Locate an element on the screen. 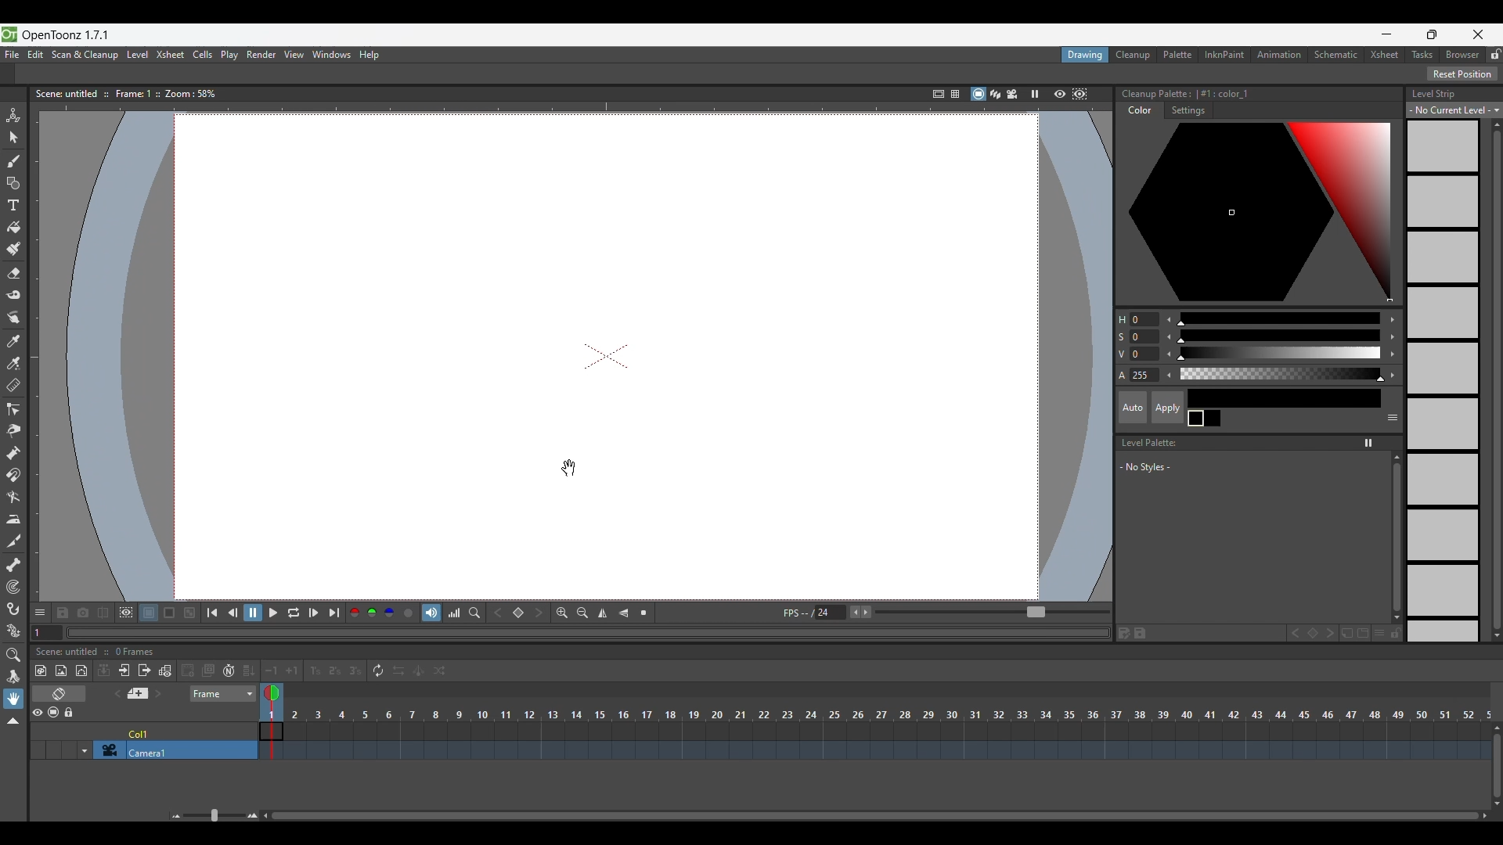 Image resolution: width=1503 pixels, height=845 pixels. White background is located at coordinates (150, 613).